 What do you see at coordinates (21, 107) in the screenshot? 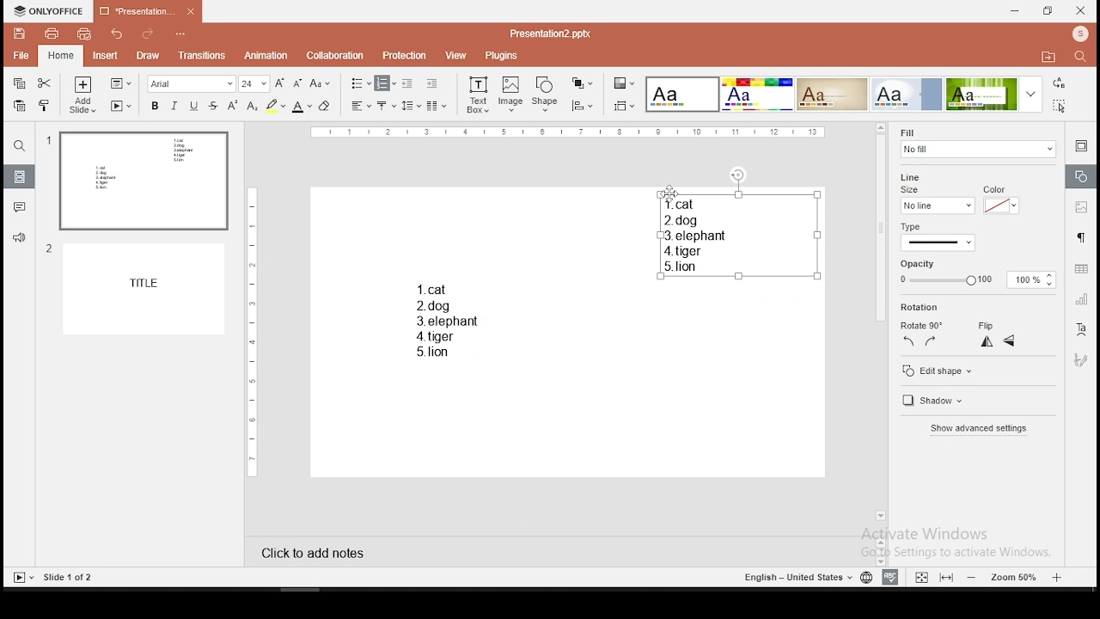
I see `paste` at bounding box center [21, 107].